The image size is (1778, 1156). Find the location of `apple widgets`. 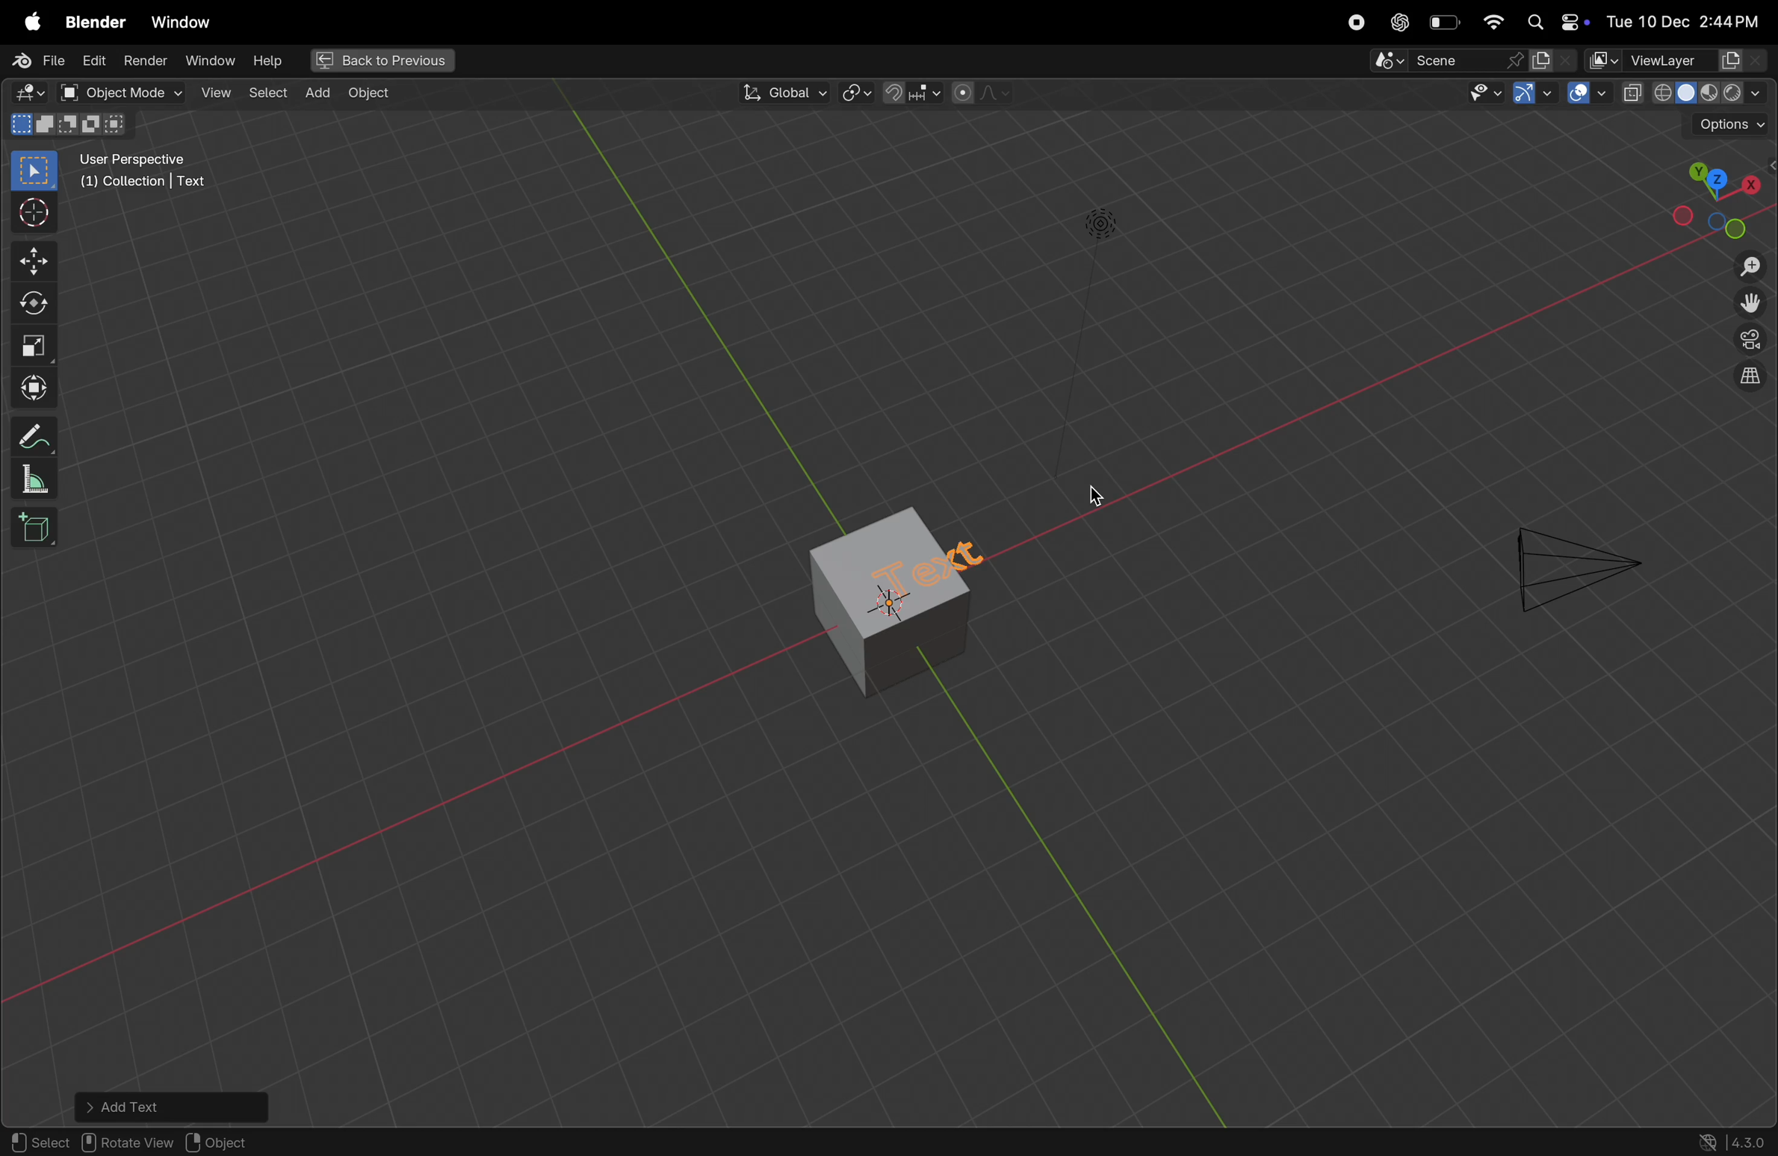

apple widgets is located at coordinates (1553, 20).